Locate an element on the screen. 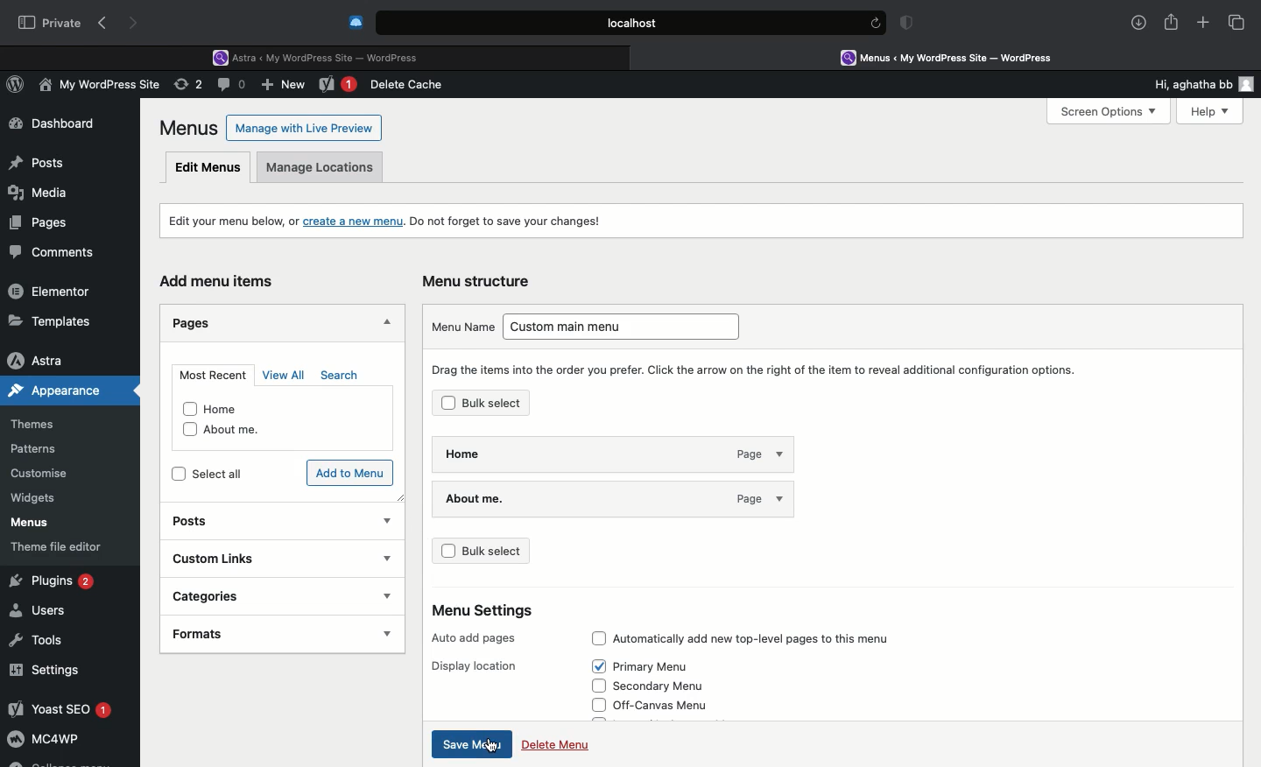 Image resolution: width=1261 pixels, height=767 pixels. MC4WP is located at coordinates (44, 742).